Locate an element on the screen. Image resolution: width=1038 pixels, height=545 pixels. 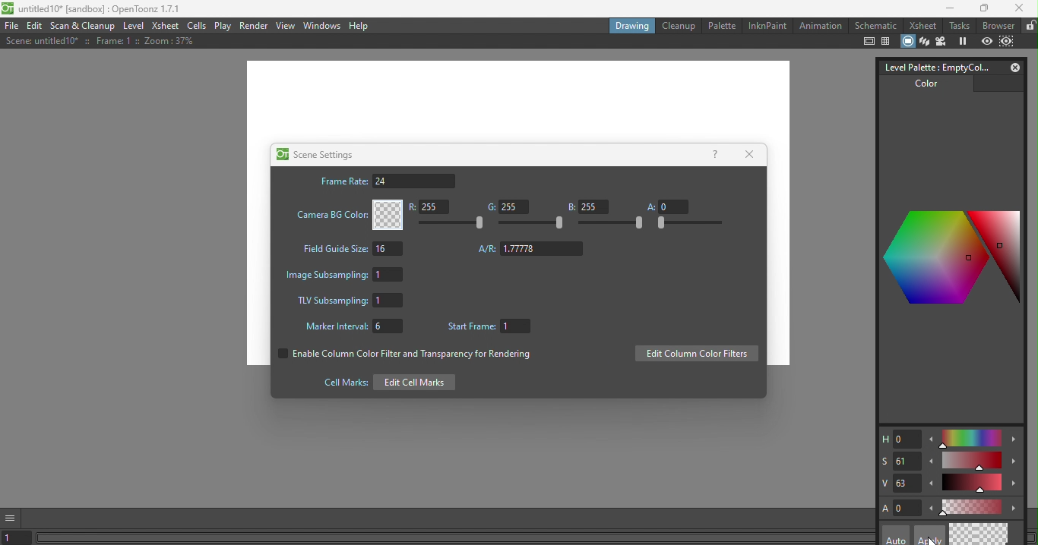
Slide bar is located at coordinates (970, 439).